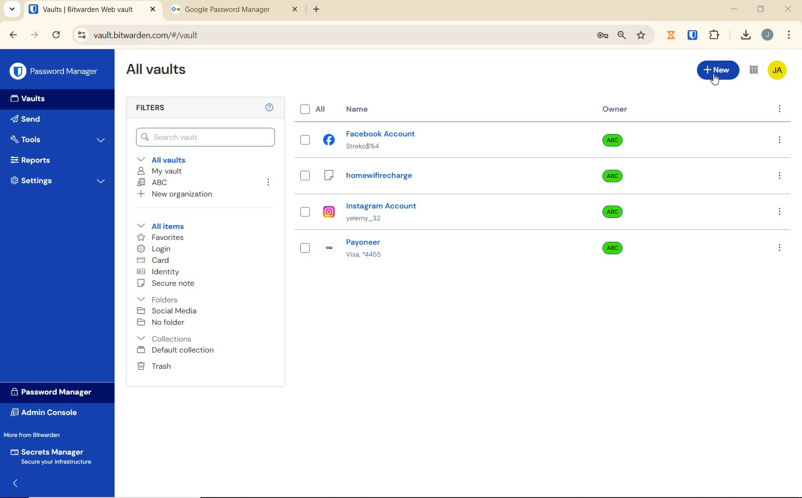 The width and height of the screenshot is (802, 498). What do you see at coordinates (159, 225) in the screenshot?
I see `All items` at bounding box center [159, 225].